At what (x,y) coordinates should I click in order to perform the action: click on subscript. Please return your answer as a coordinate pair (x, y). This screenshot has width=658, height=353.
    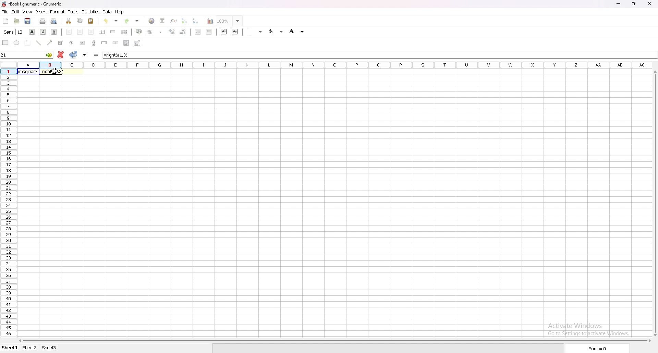
    Looking at the image, I should click on (235, 32).